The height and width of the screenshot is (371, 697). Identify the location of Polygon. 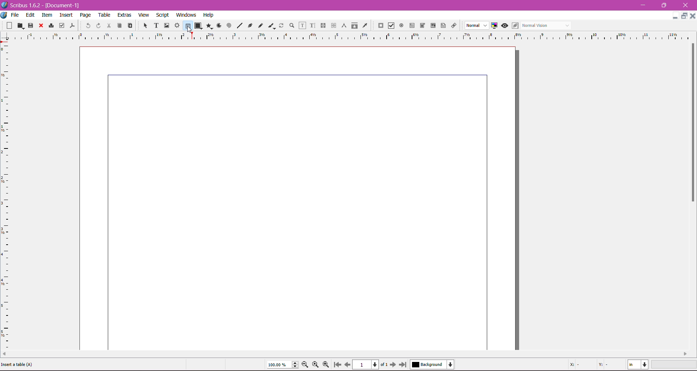
(208, 25).